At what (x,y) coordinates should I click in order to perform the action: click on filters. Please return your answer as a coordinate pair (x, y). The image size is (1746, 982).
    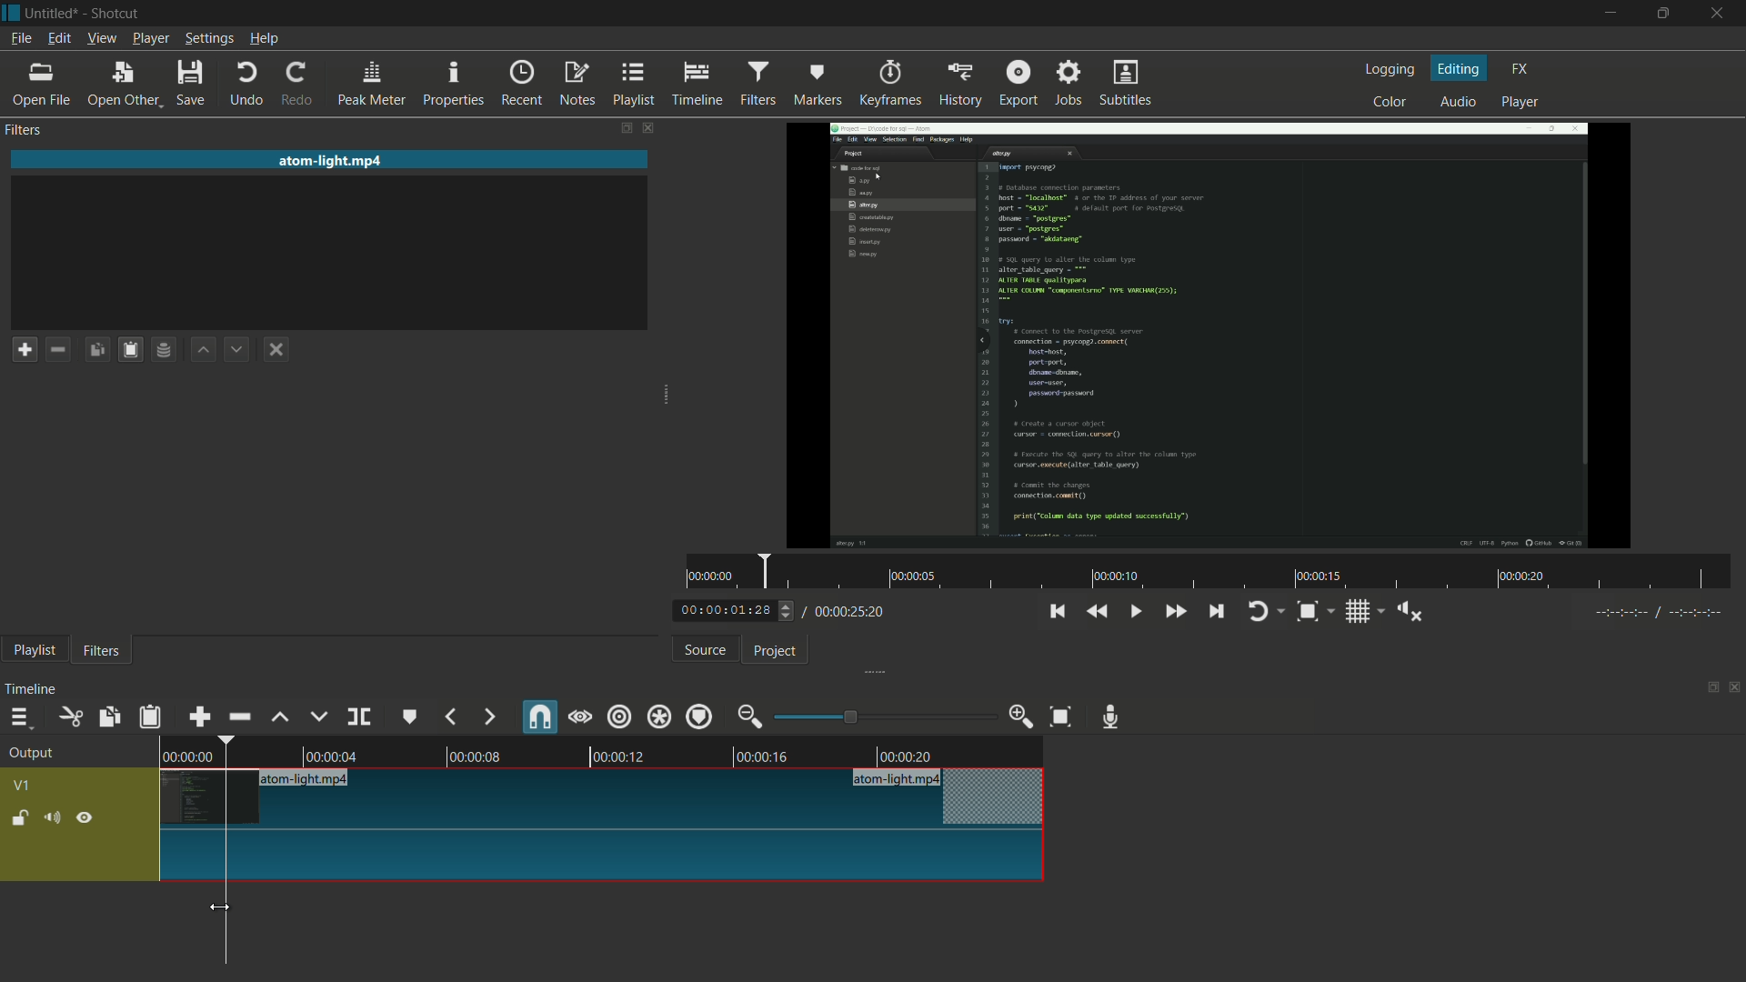
    Looking at the image, I should click on (102, 652).